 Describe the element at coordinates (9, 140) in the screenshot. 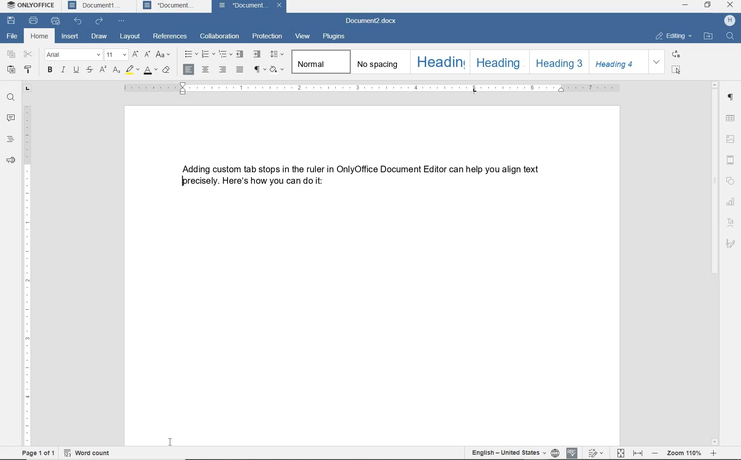

I see `headings` at that location.